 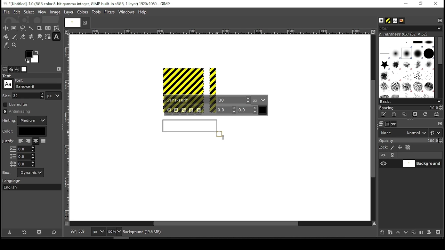 I want to click on select brush preset, so click(x=411, y=101).